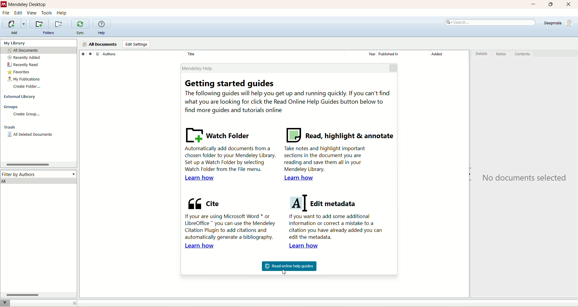 The height and width of the screenshot is (307, 578). Describe the element at coordinates (287, 272) in the screenshot. I see `cursor` at that location.